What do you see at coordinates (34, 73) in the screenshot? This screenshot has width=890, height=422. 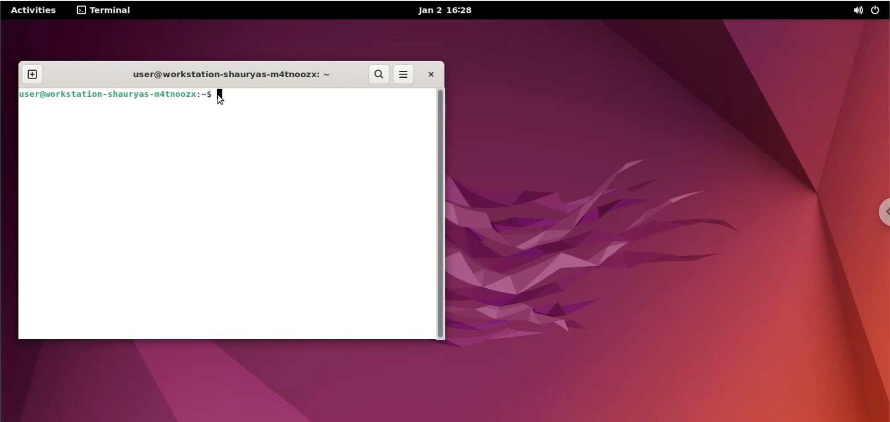 I see `new tab` at bounding box center [34, 73].